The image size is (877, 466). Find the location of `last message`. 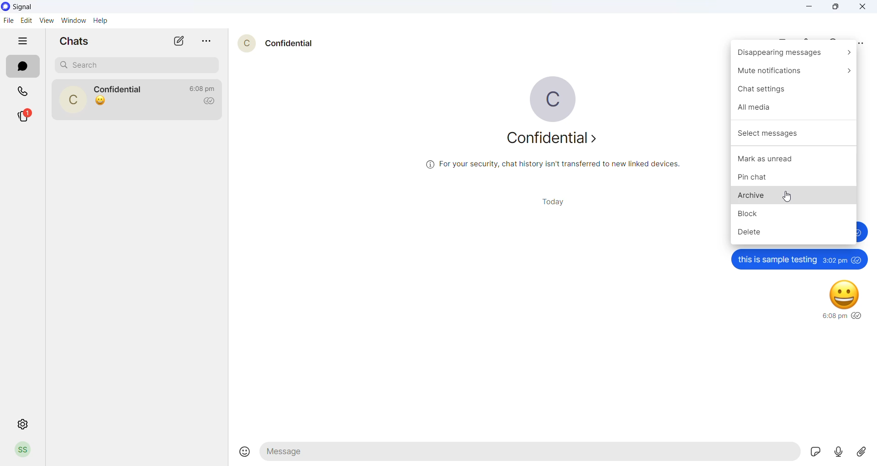

last message is located at coordinates (103, 102).